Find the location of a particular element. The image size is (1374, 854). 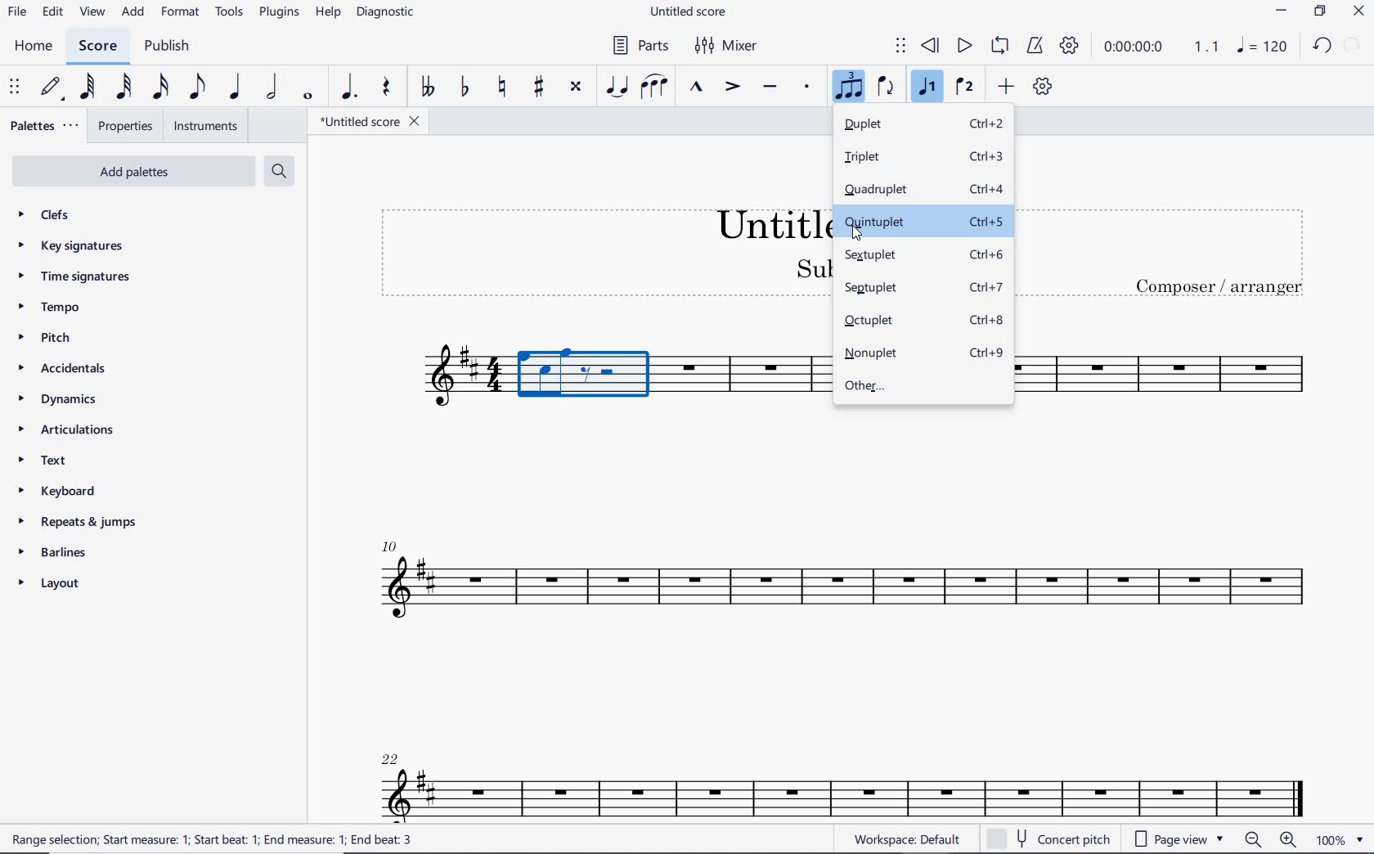

SLUR is located at coordinates (655, 88).